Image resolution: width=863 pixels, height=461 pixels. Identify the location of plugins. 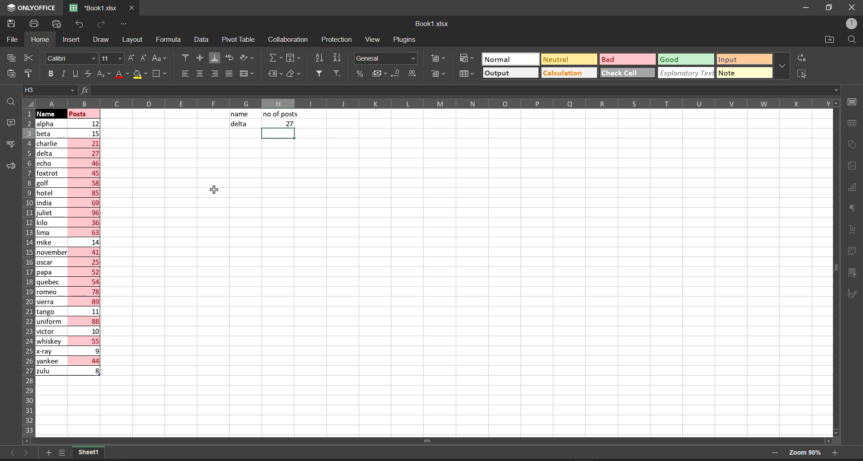
(405, 39).